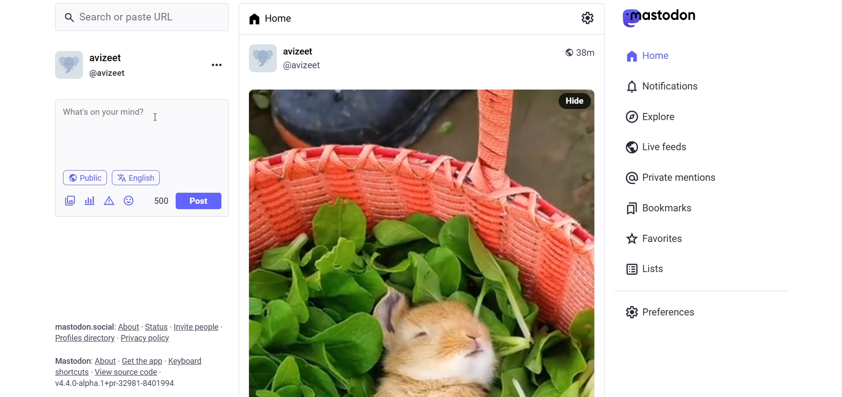  I want to click on Invite People, so click(197, 327).